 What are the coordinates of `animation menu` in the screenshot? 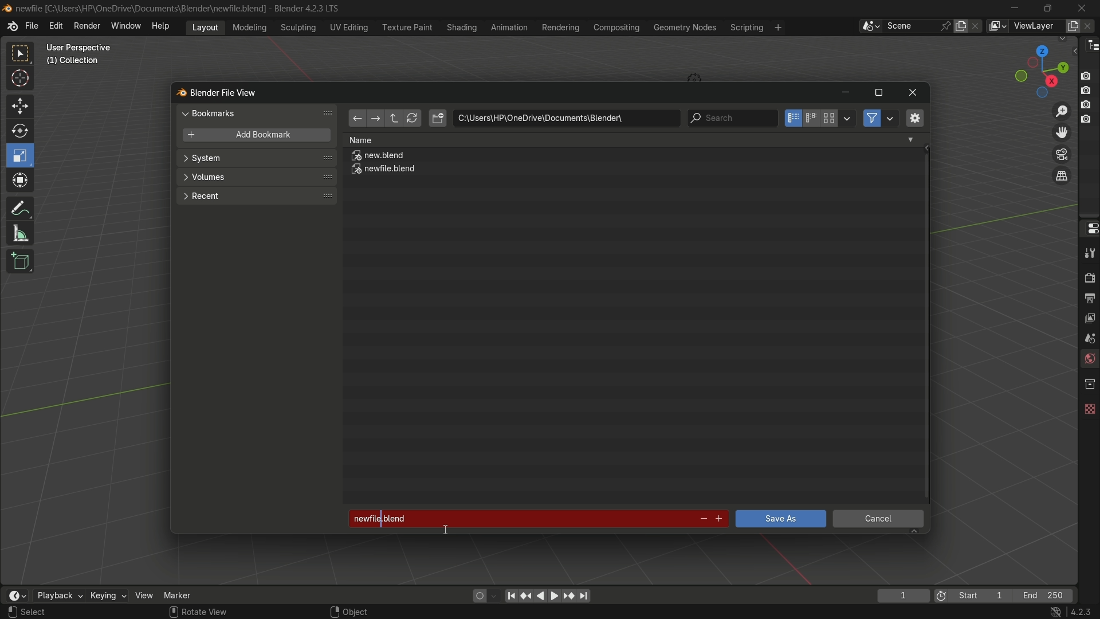 It's located at (509, 27).